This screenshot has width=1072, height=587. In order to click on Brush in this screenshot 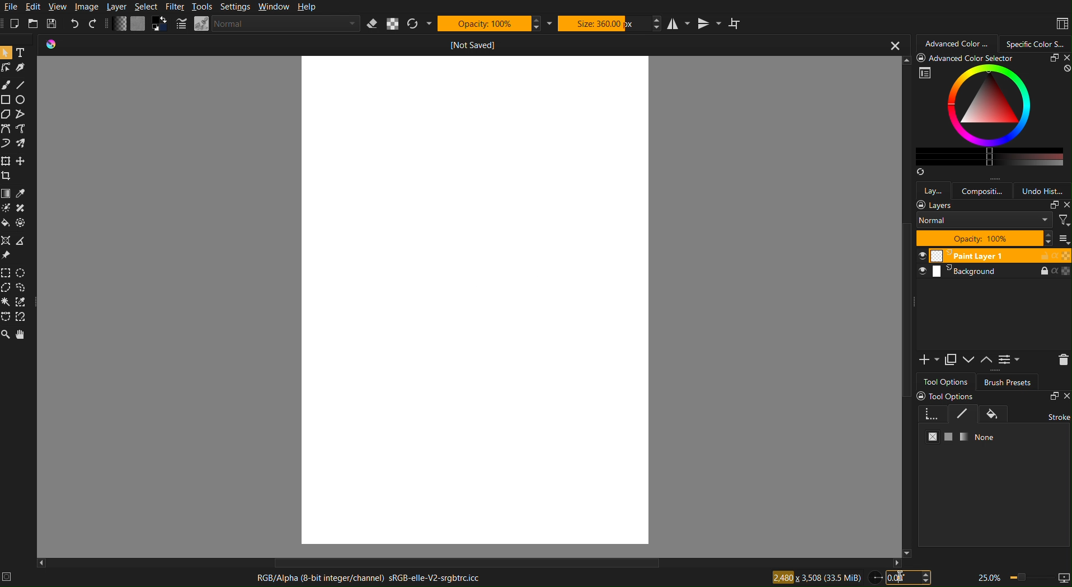, I will do `click(7, 83)`.